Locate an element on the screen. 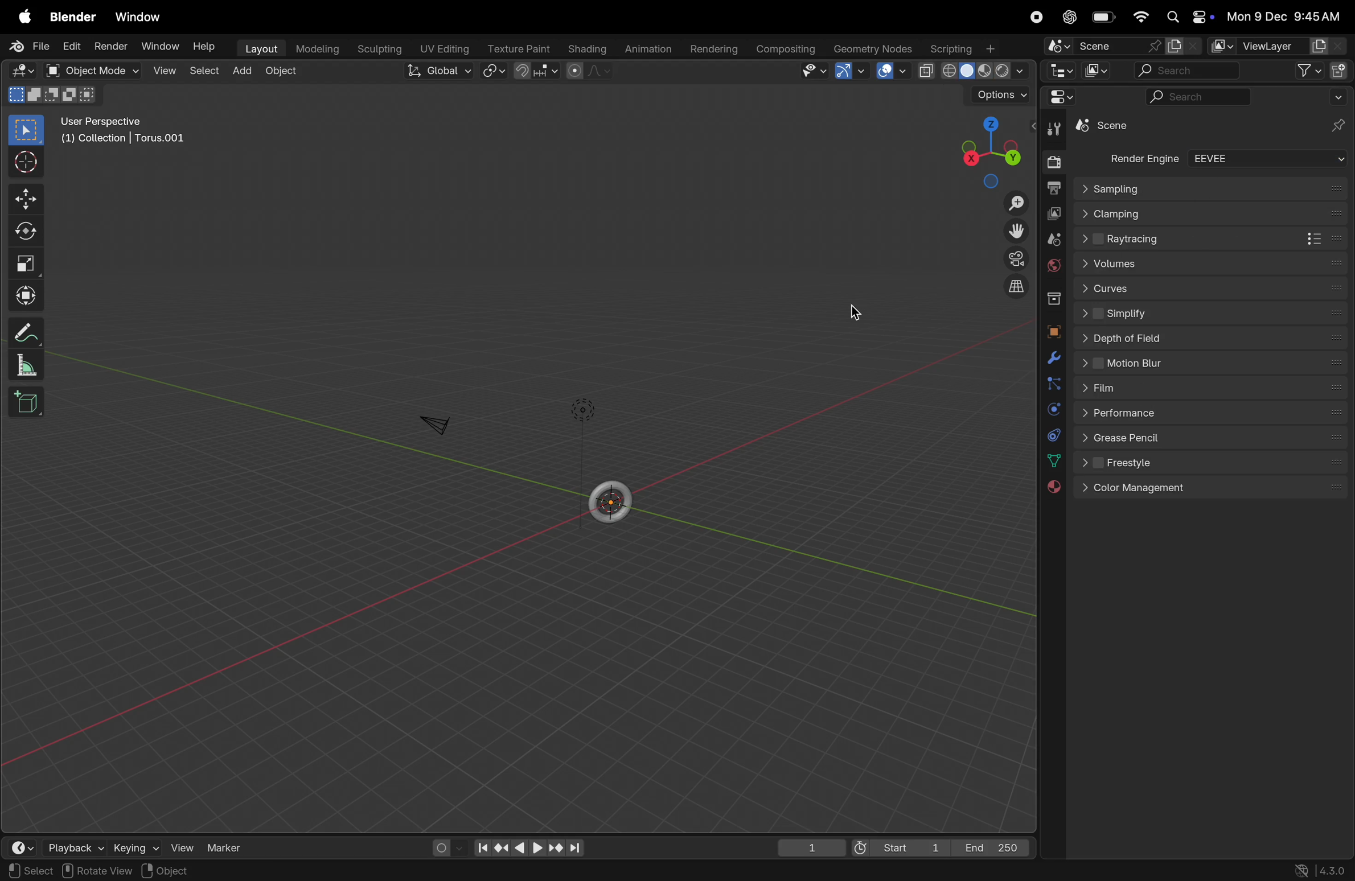  view layer is located at coordinates (1054, 213).